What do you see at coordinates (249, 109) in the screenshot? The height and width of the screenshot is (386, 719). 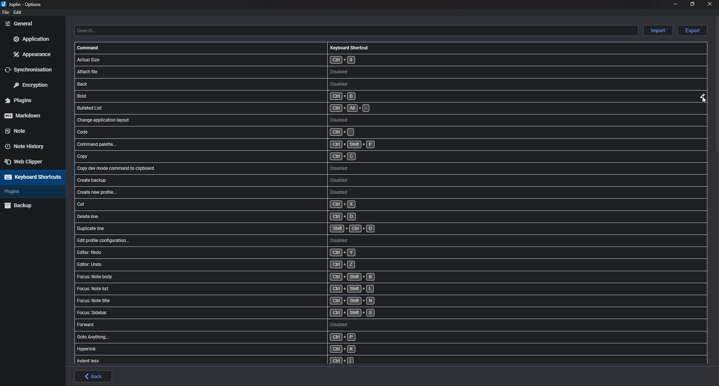 I see `shortcut` at bounding box center [249, 109].